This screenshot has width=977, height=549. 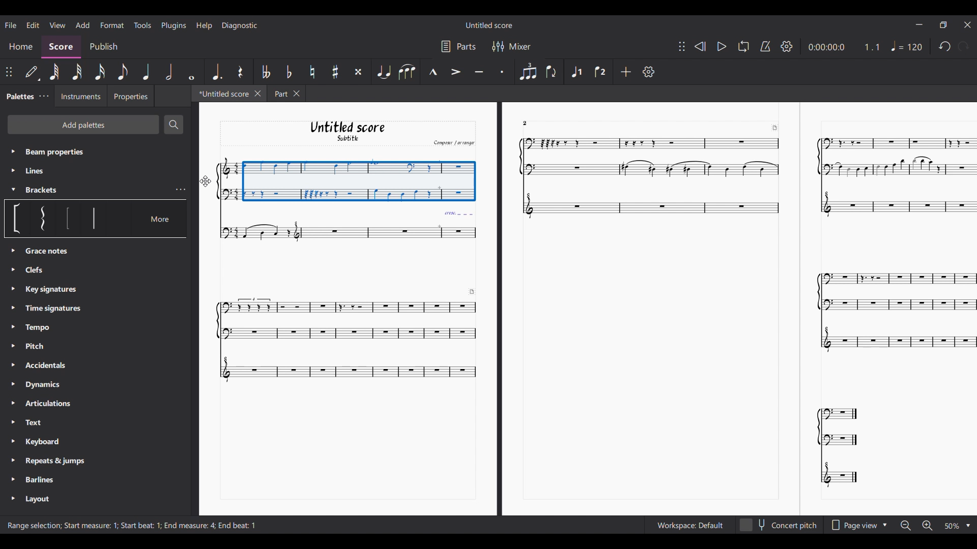 I want to click on 16th note, so click(x=100, y=72).